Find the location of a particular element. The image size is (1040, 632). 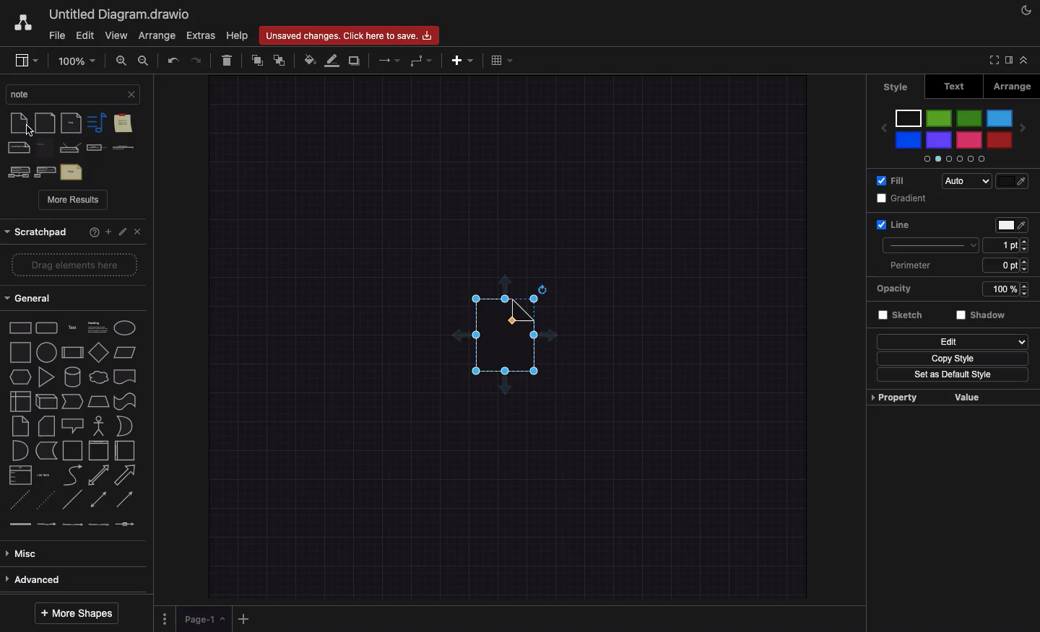

horizontal container is located at coordinates (125, 451).